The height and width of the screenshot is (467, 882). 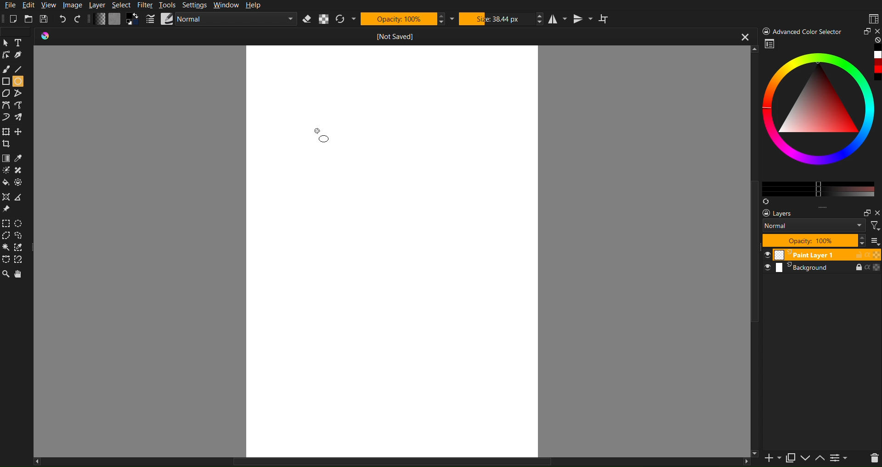 I want to click on View, so click(x=48, y=5).